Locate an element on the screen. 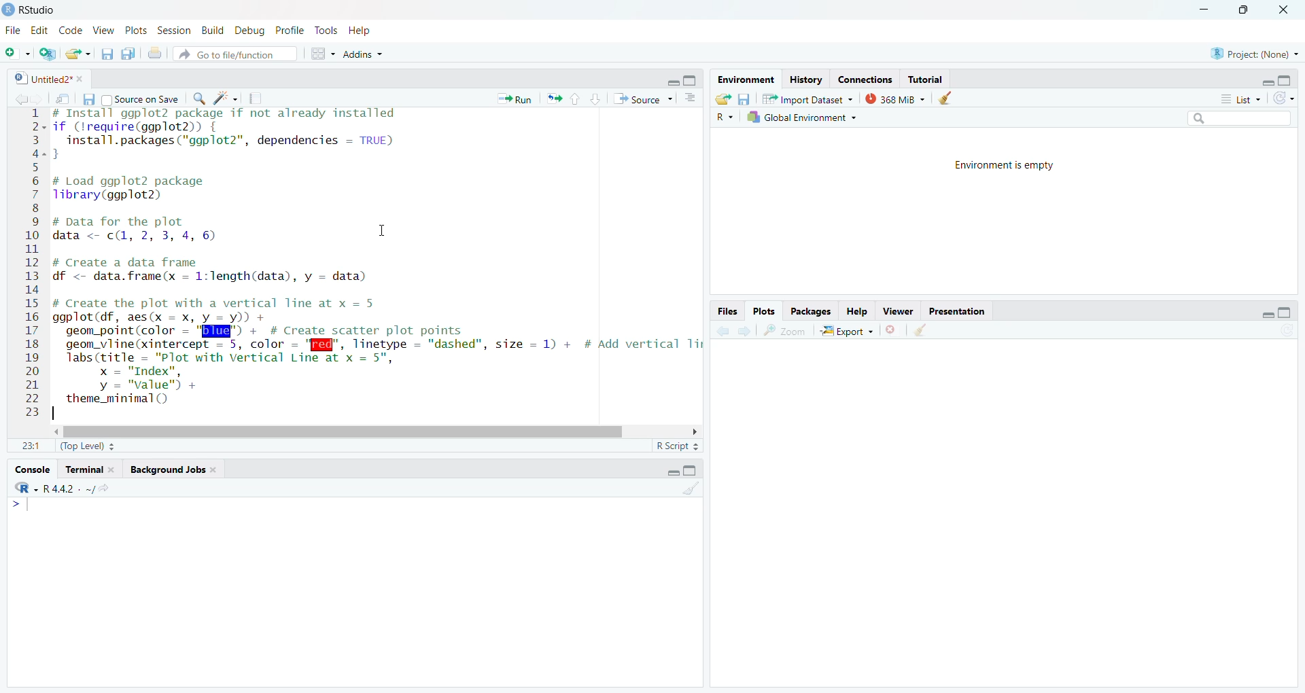  1g Profile is located at coordinates (290, 31).